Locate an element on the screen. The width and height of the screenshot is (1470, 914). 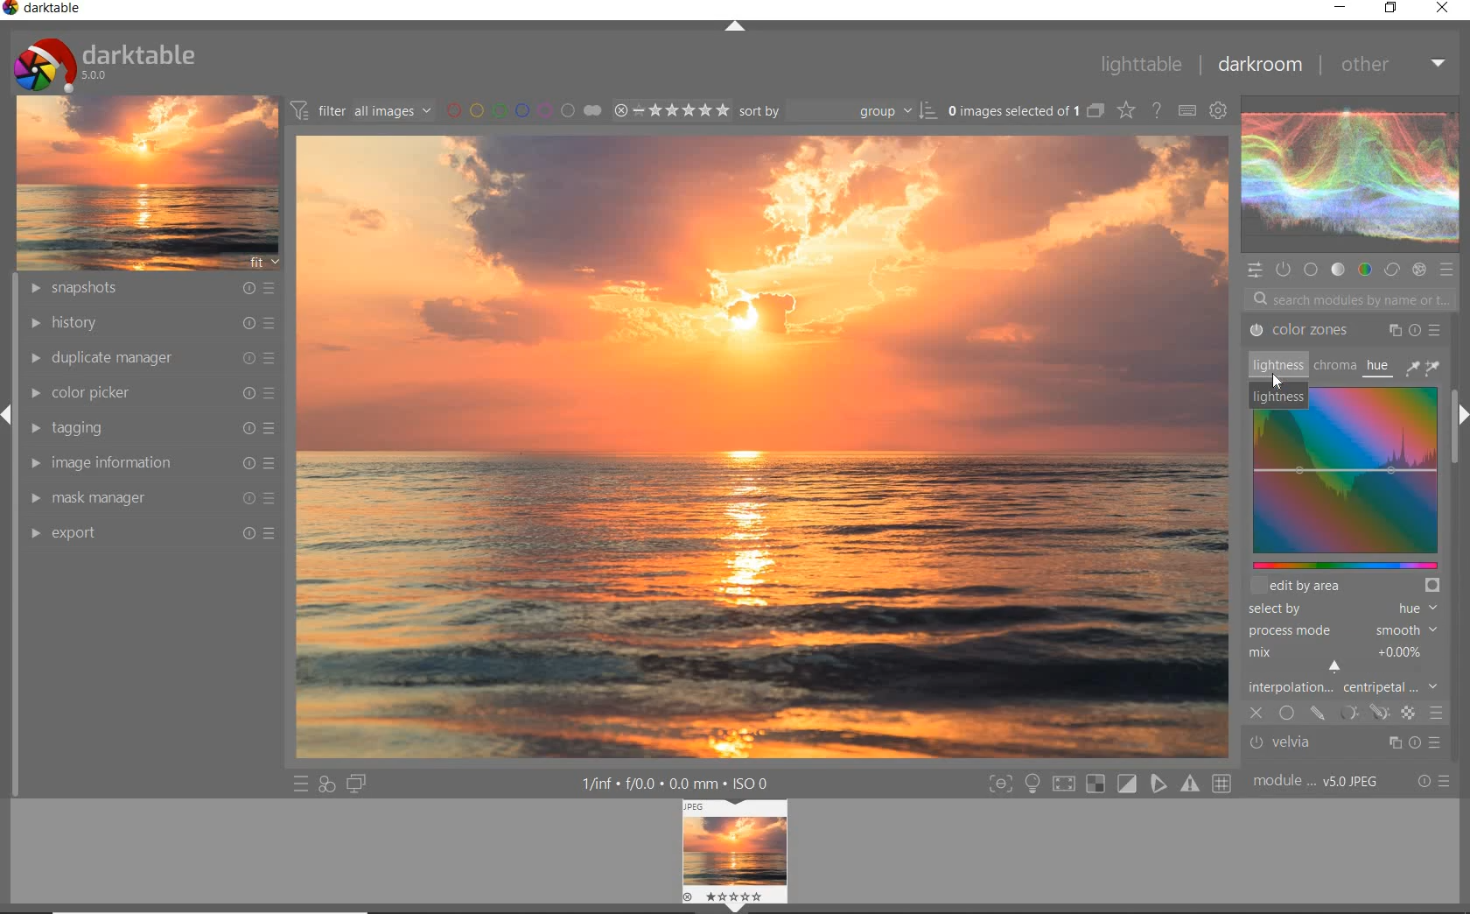
IMAGE INFORMATION is located at coordinates (153, 462).